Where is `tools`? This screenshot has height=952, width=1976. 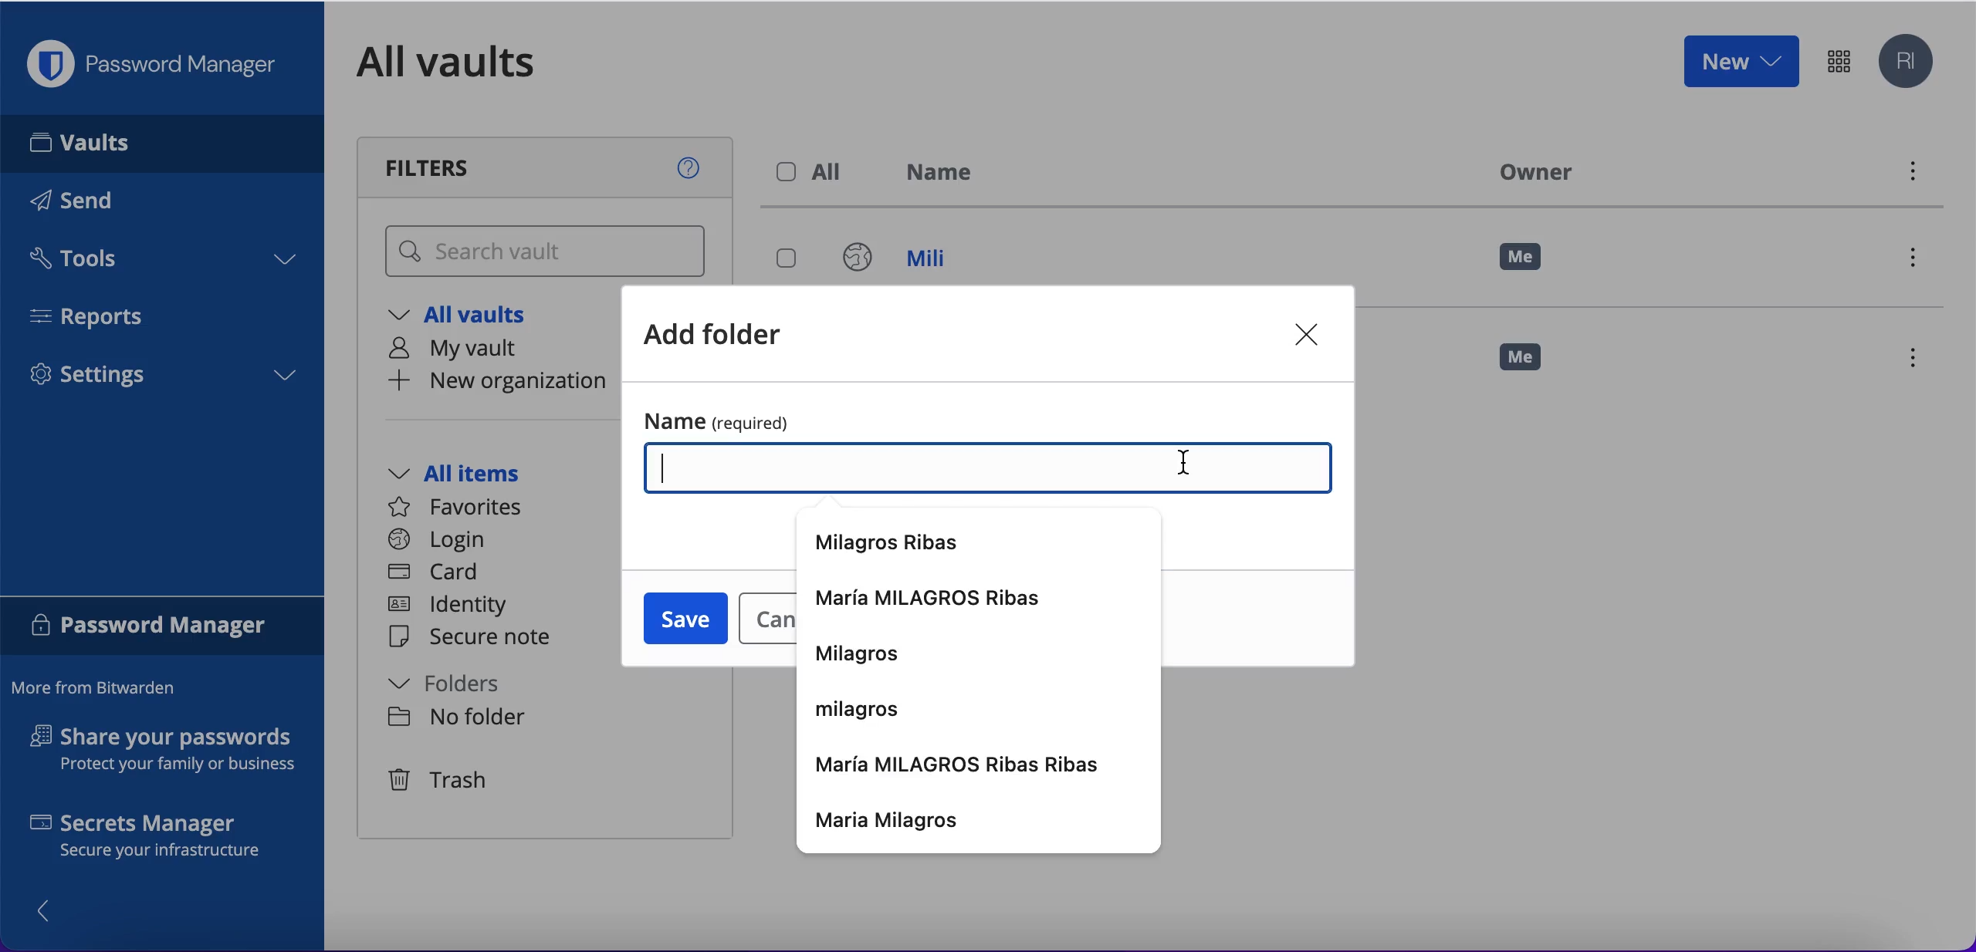
tools is located at coordinates (161, 263).